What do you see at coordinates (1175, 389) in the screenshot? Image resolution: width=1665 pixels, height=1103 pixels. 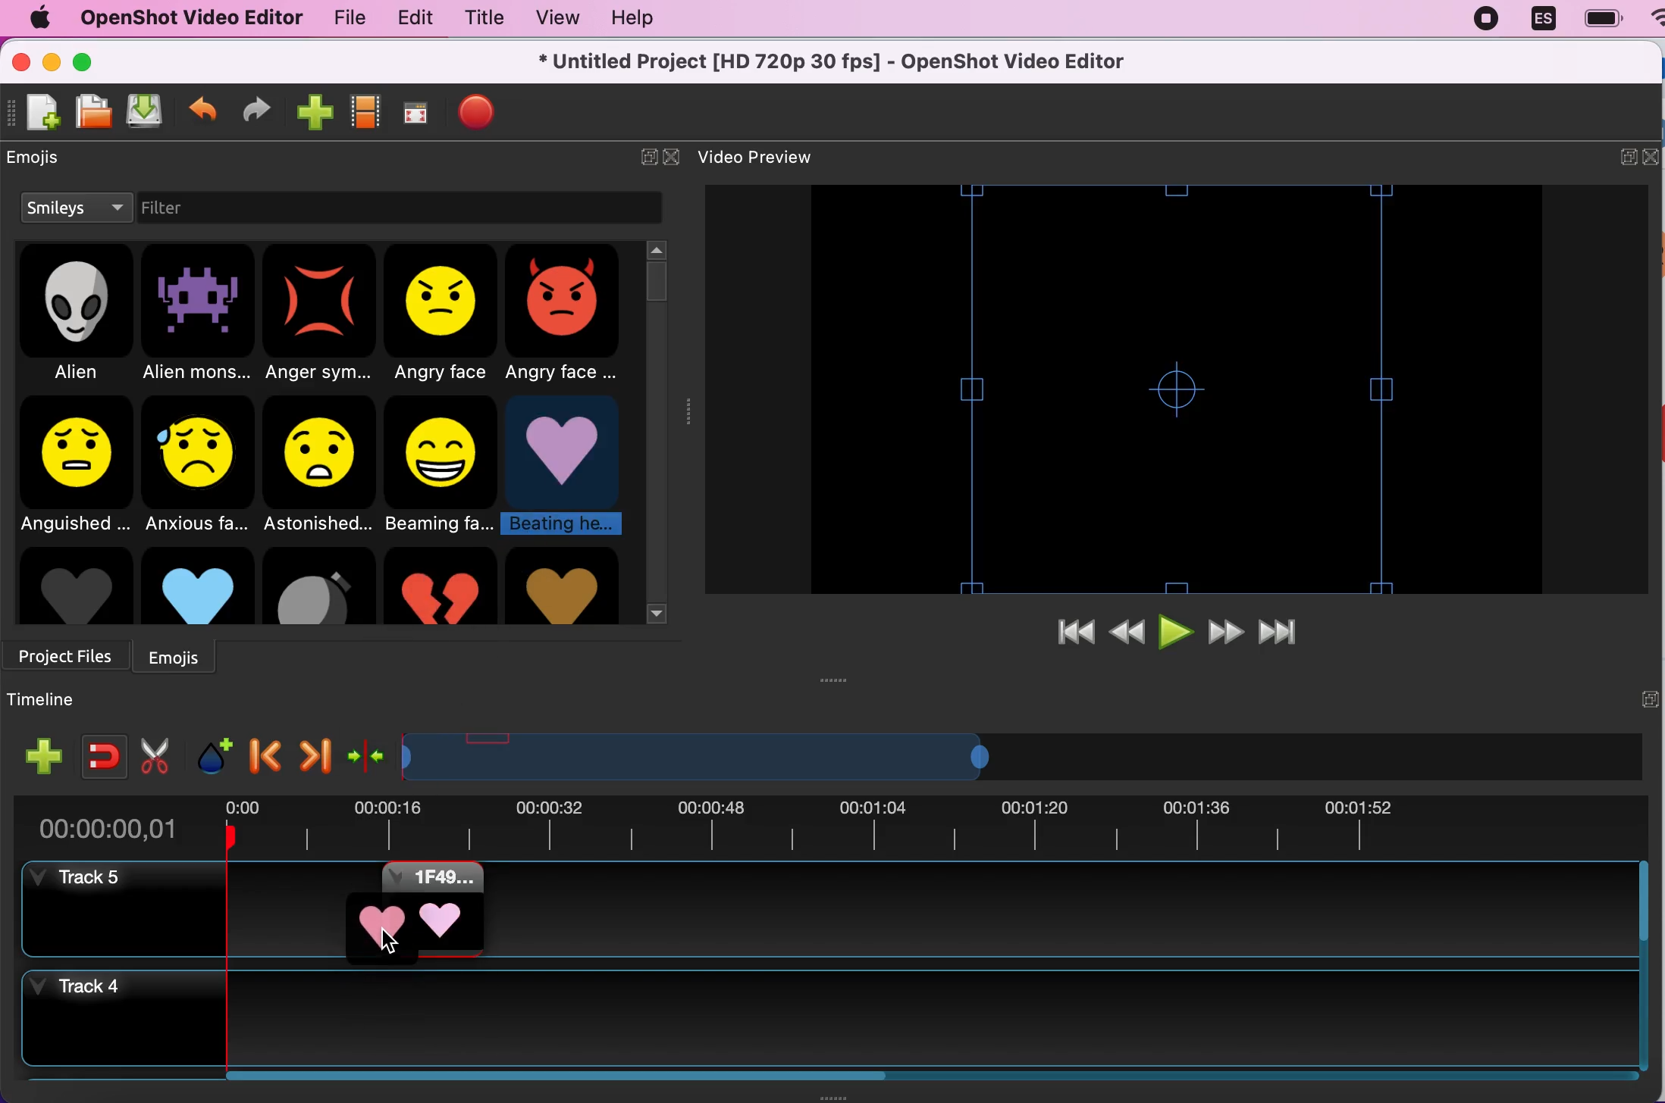 I see `video preview` at bounding box center [1175, 389].